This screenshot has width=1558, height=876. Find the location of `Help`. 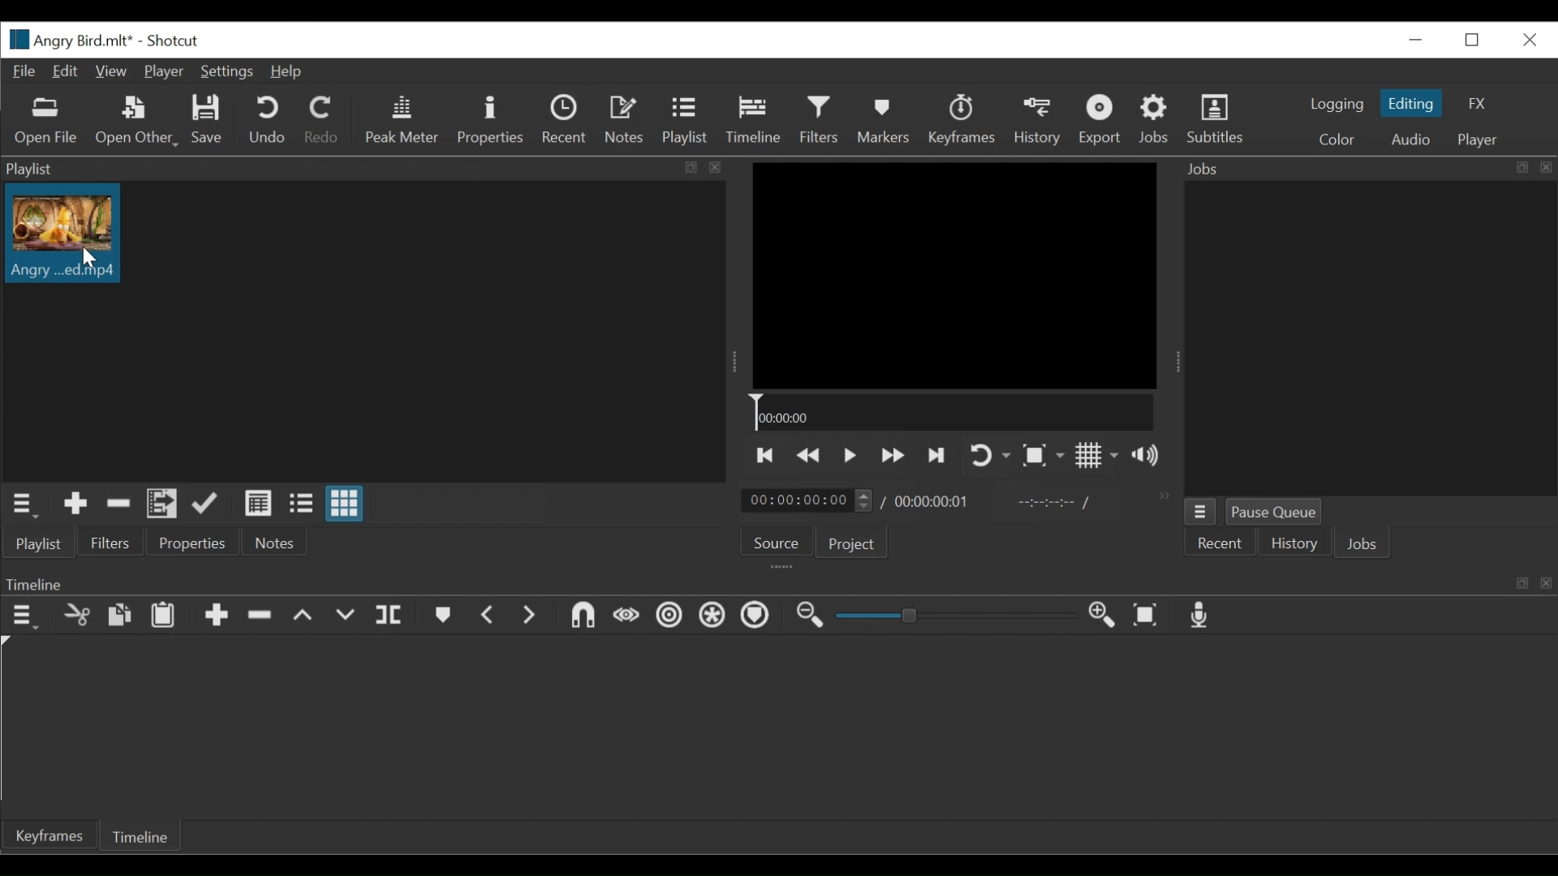

Help is located at coordinates (291, 72).